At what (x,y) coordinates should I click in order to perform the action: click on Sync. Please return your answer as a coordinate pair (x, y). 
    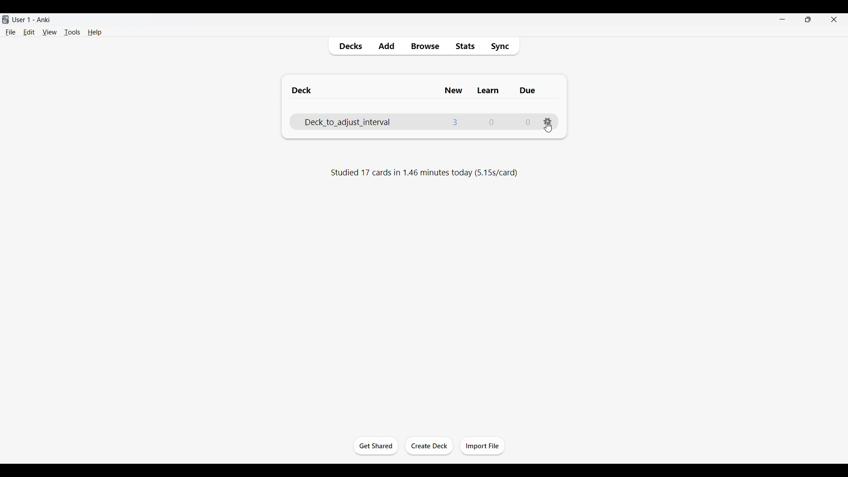
    Looking at the image, I should click on (502, 45).